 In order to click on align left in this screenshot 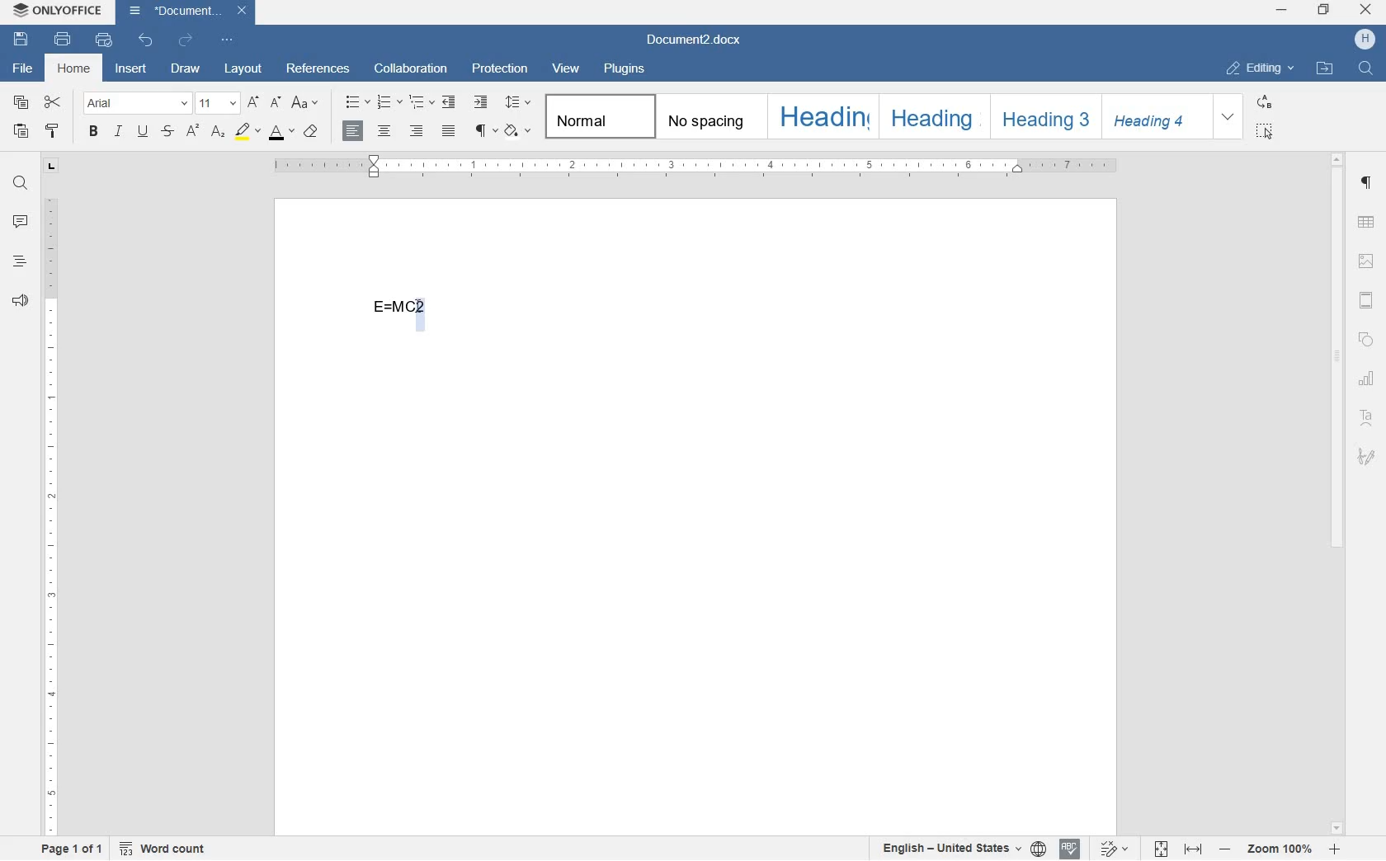, I will do `click(352, 130)`.